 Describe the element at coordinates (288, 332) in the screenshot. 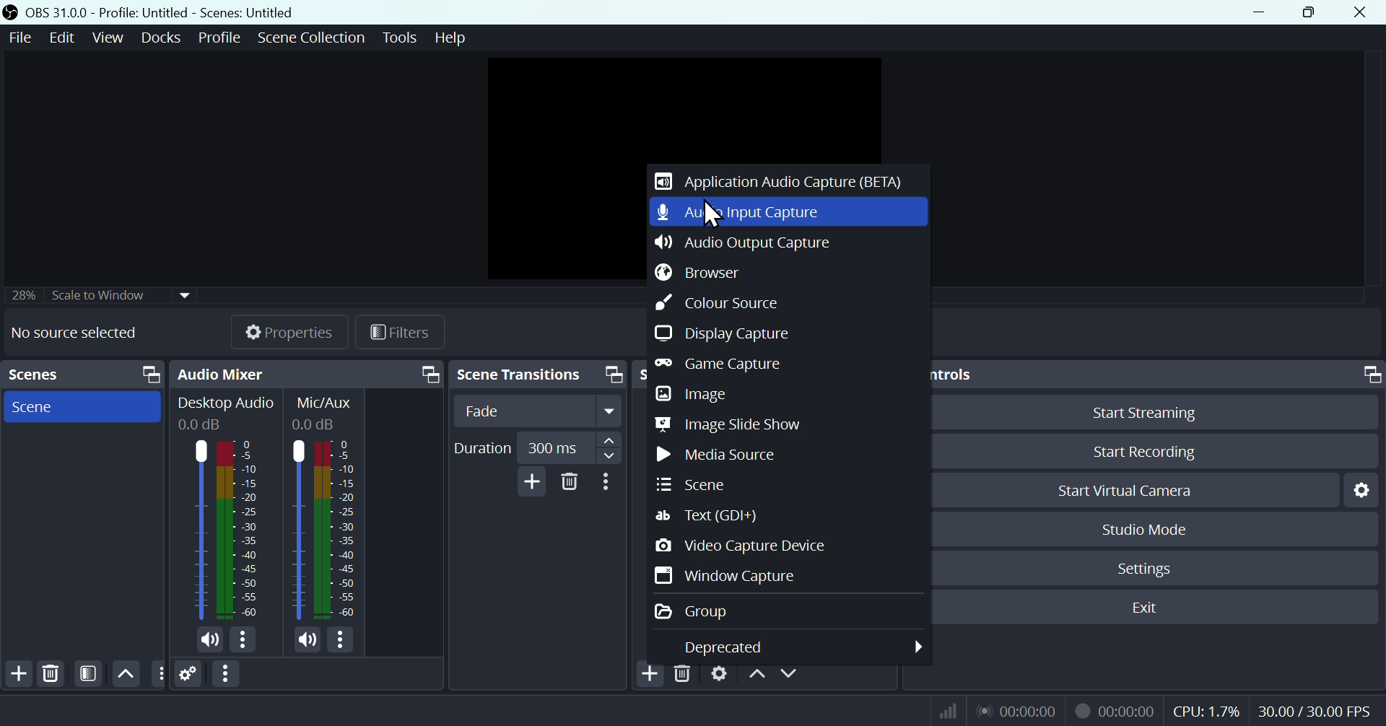

I see `Properties` at that location.